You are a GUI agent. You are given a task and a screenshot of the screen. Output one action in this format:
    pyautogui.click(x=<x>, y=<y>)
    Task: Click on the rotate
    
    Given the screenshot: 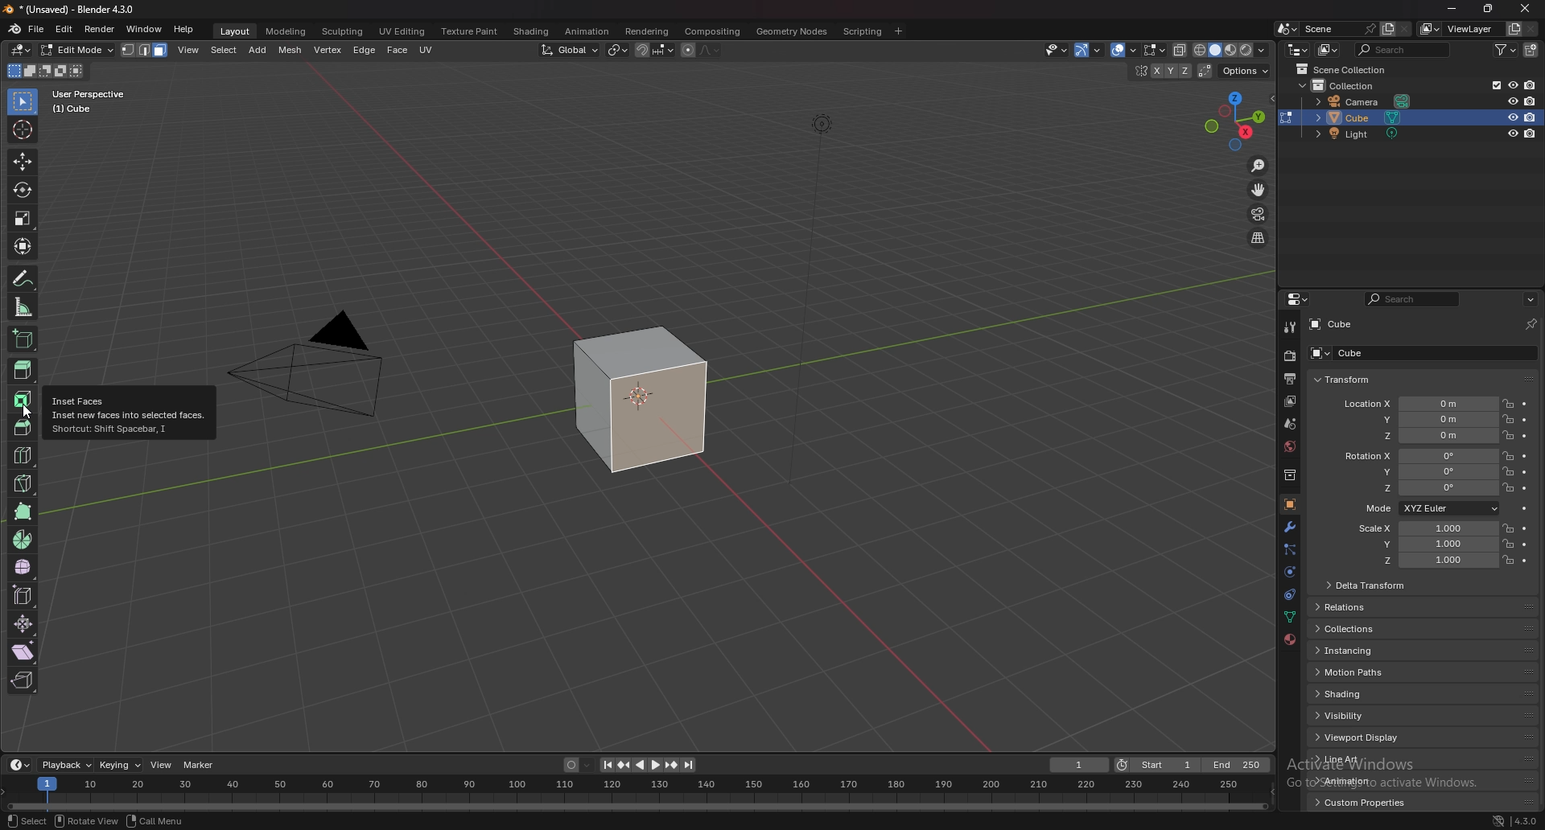 What is the action you would take?
    pyautogui.click(x=23, y=190)
    